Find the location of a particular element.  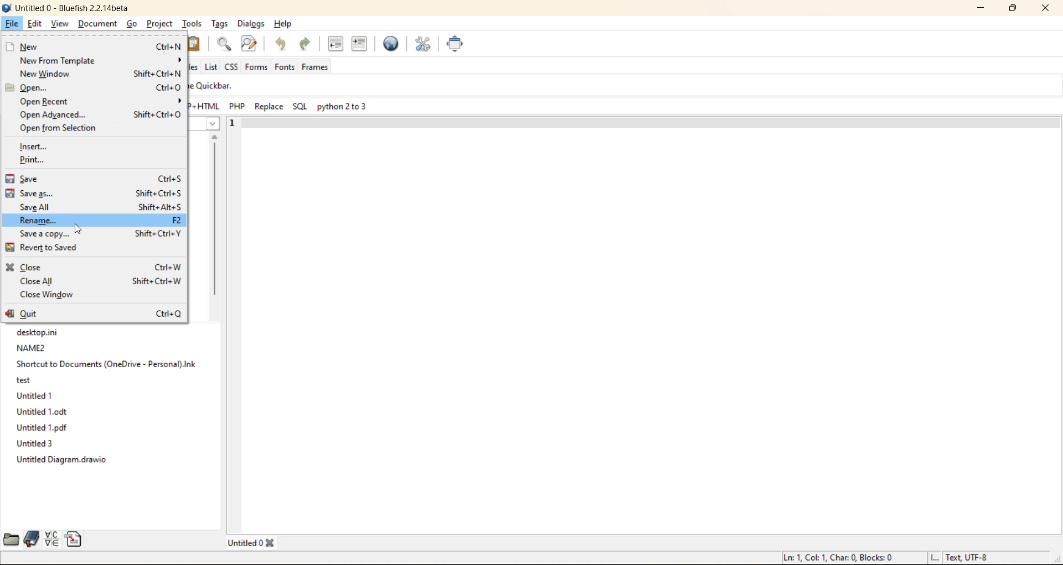

frames is located at coordinates (321, 69).